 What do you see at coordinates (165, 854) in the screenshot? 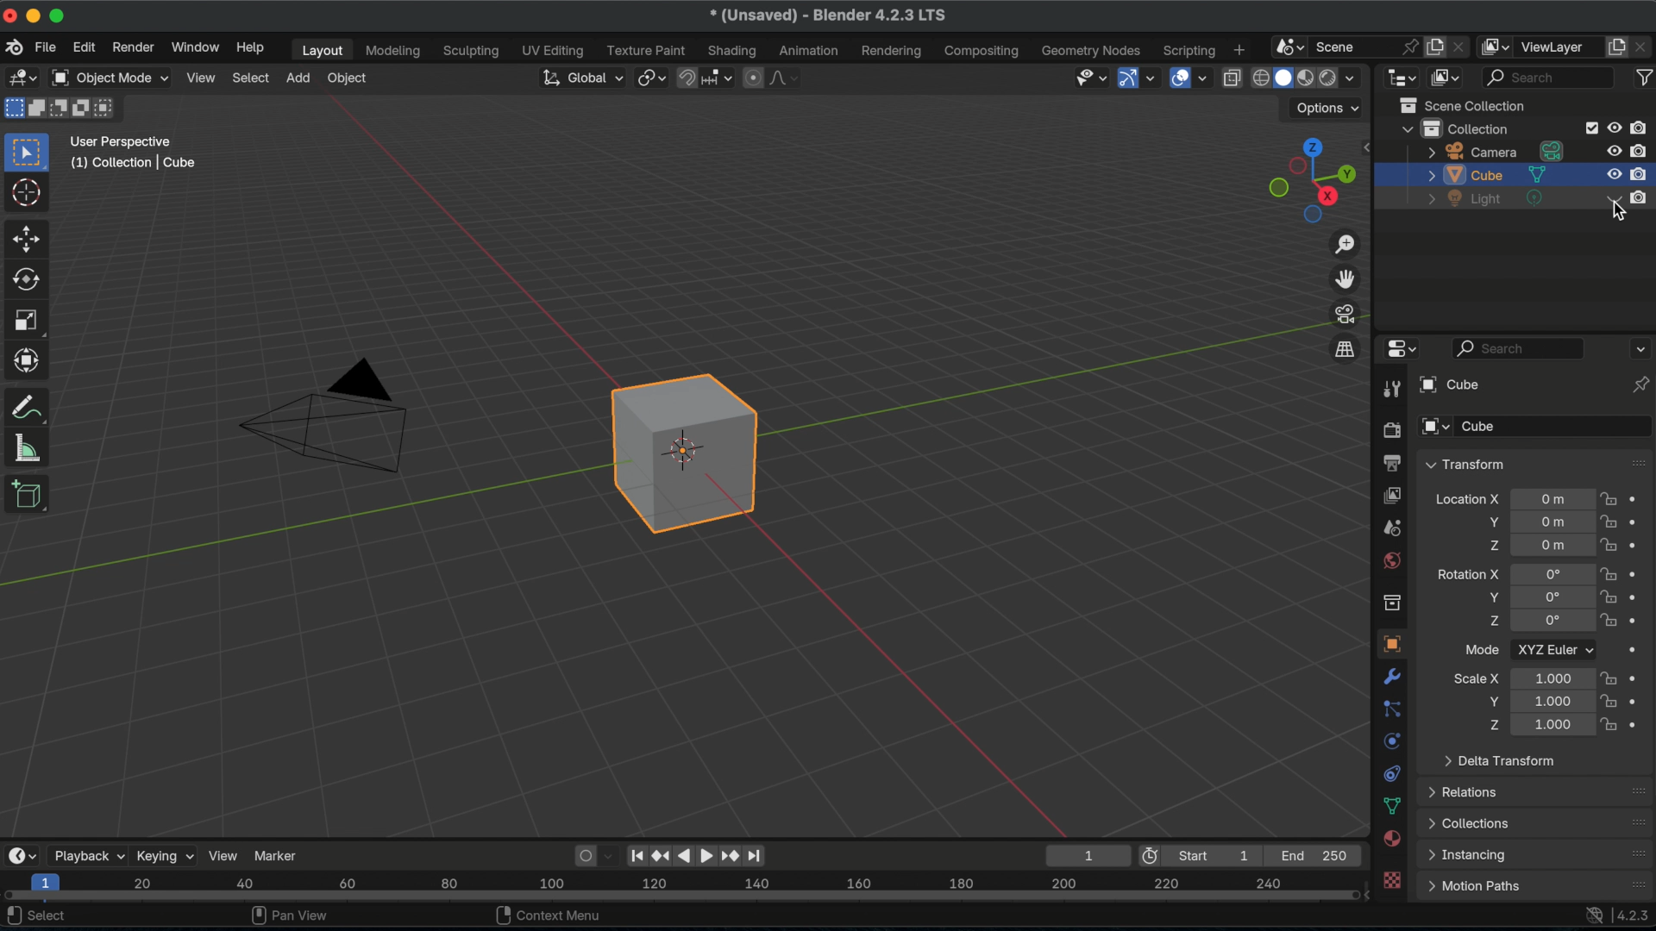
I see `keying dropdown` at bounding box center [165, 854].